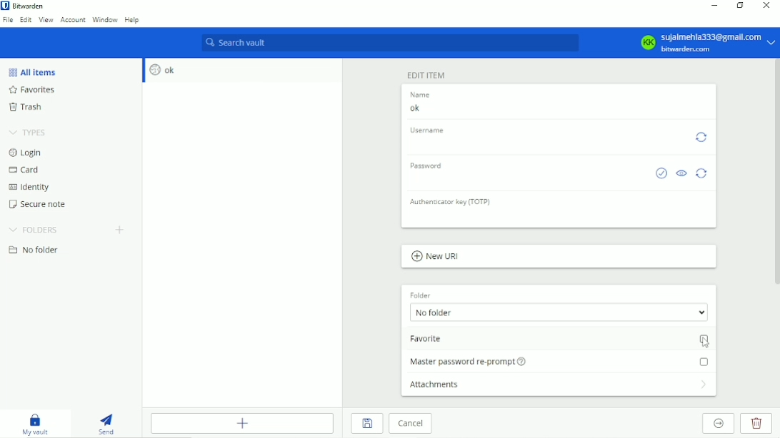  What do you see at coordinates (41, 204) in the screenshot?
I see `Secure note` at bounding box center [41, 204].